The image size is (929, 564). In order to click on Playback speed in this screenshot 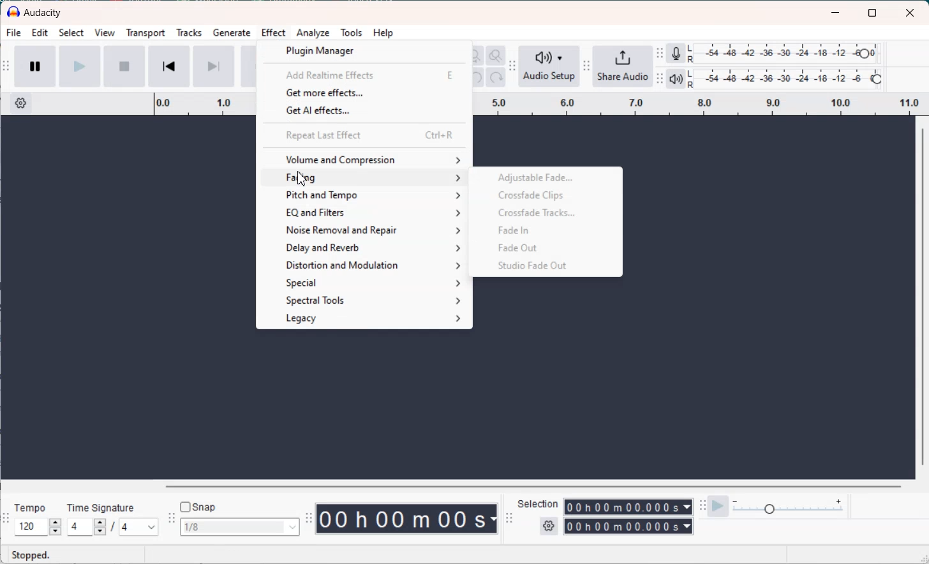, I will do `click(791, 505)`.